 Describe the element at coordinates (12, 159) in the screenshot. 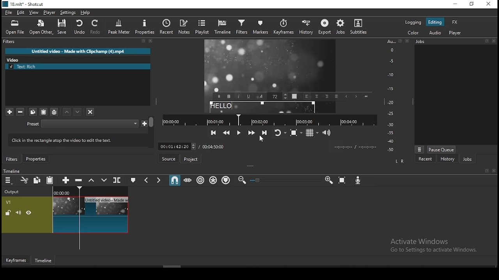

I see `filters` at that location.